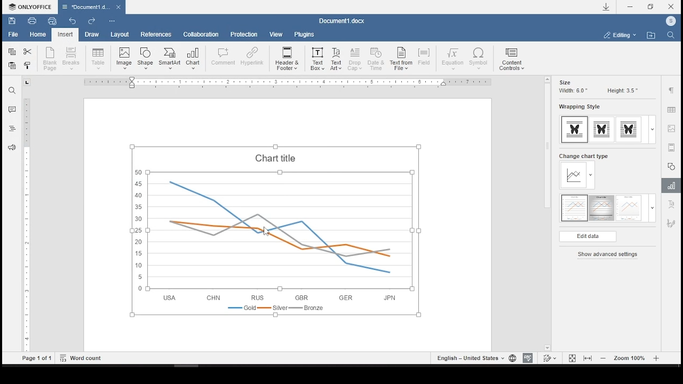 The image size is (683, 384). What do you see at coordinates (572, 358) in the screenshot?
I see `fit to page` at bounding box center [572, 358].